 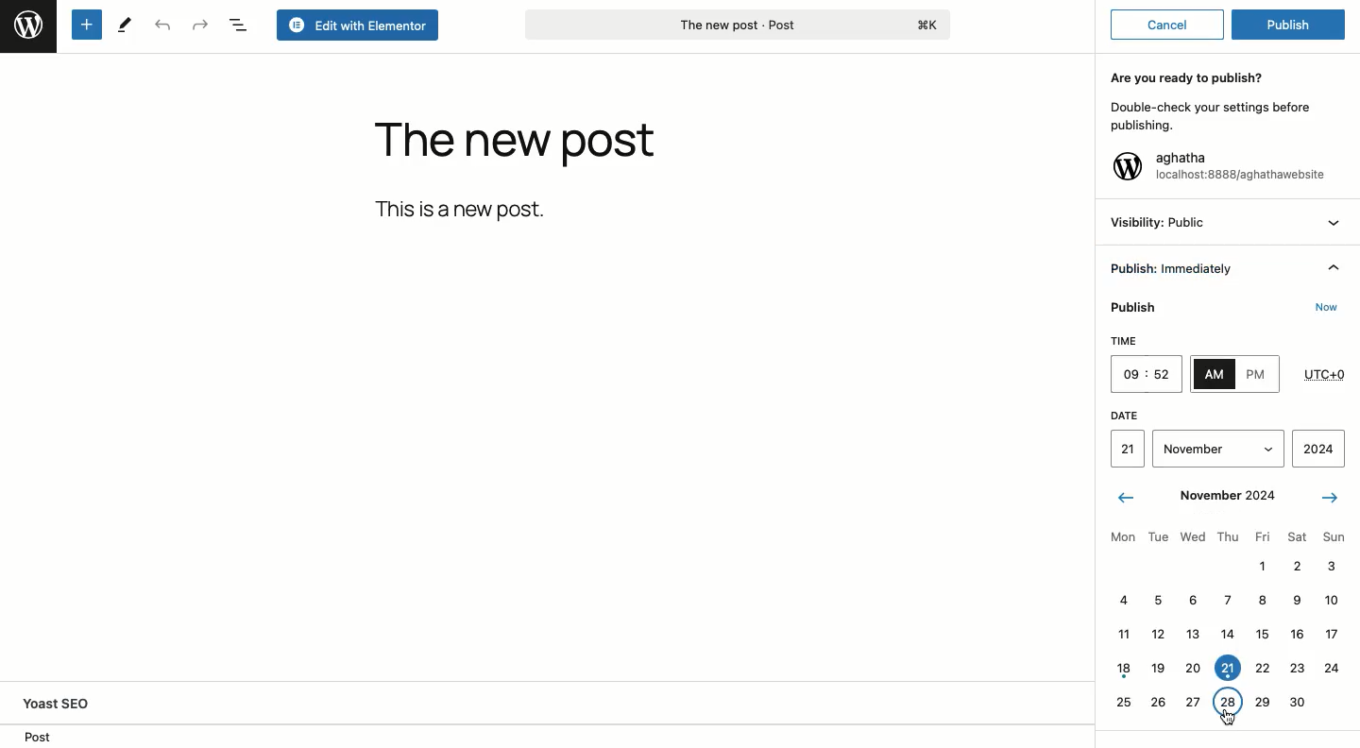 What do you see at coordinates (1241, 168) in the screenshot?
I see `aghatha localhost:8888/aghathawebsite` at bounding box center [1241, 168].